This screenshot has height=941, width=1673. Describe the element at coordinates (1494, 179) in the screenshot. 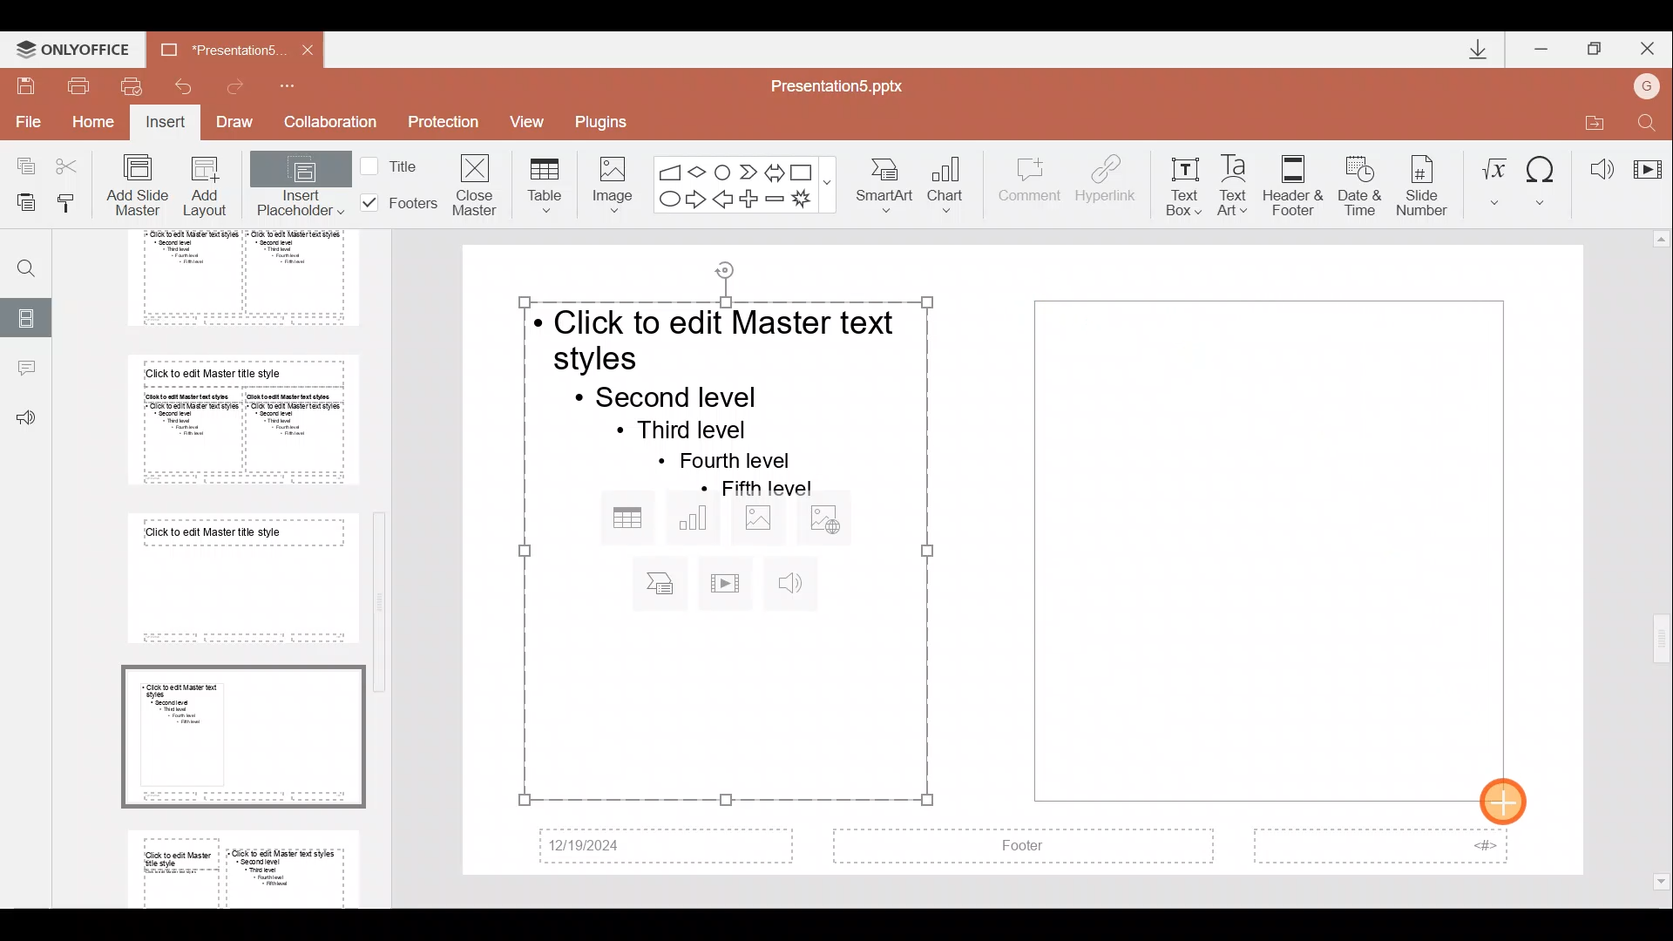

I see `Equation` at that location.